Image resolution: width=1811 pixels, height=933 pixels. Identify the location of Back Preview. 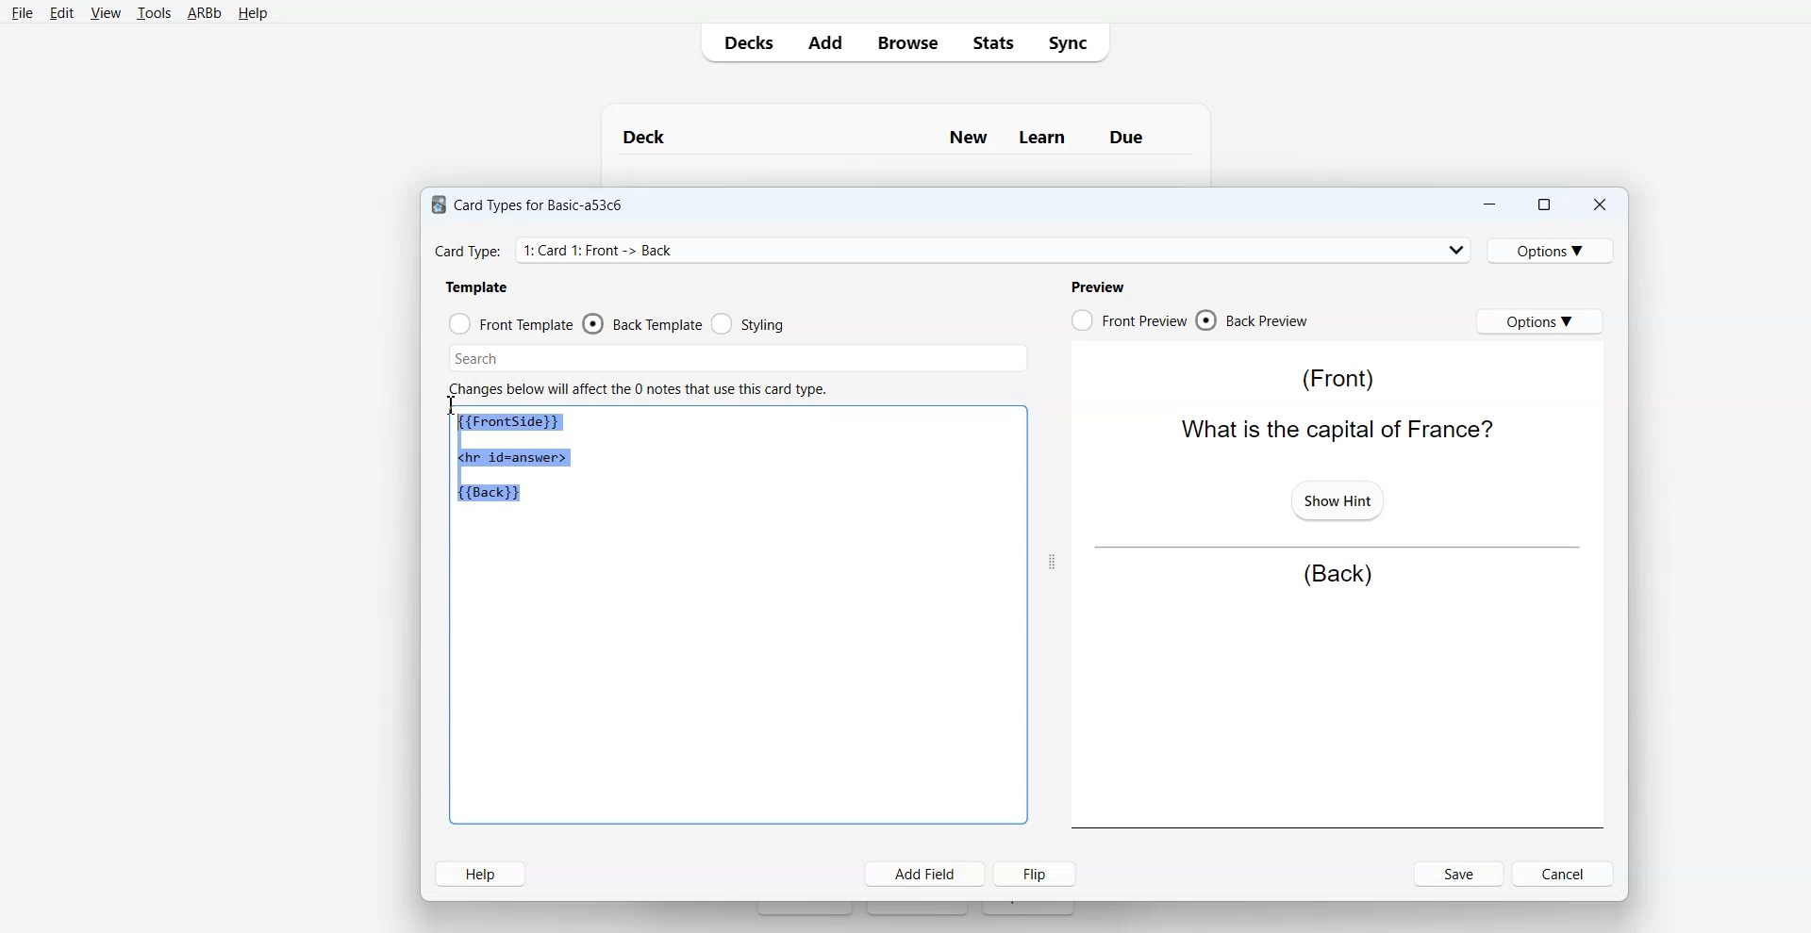
(1253, 320).